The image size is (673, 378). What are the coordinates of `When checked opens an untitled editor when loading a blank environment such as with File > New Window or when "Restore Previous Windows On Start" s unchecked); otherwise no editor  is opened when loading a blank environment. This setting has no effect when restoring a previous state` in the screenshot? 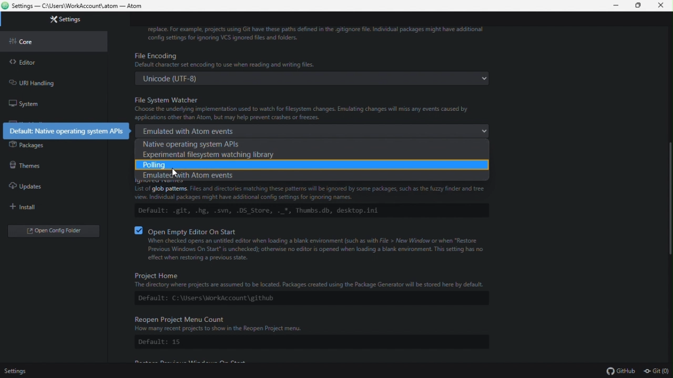 It's located at (321, 250).